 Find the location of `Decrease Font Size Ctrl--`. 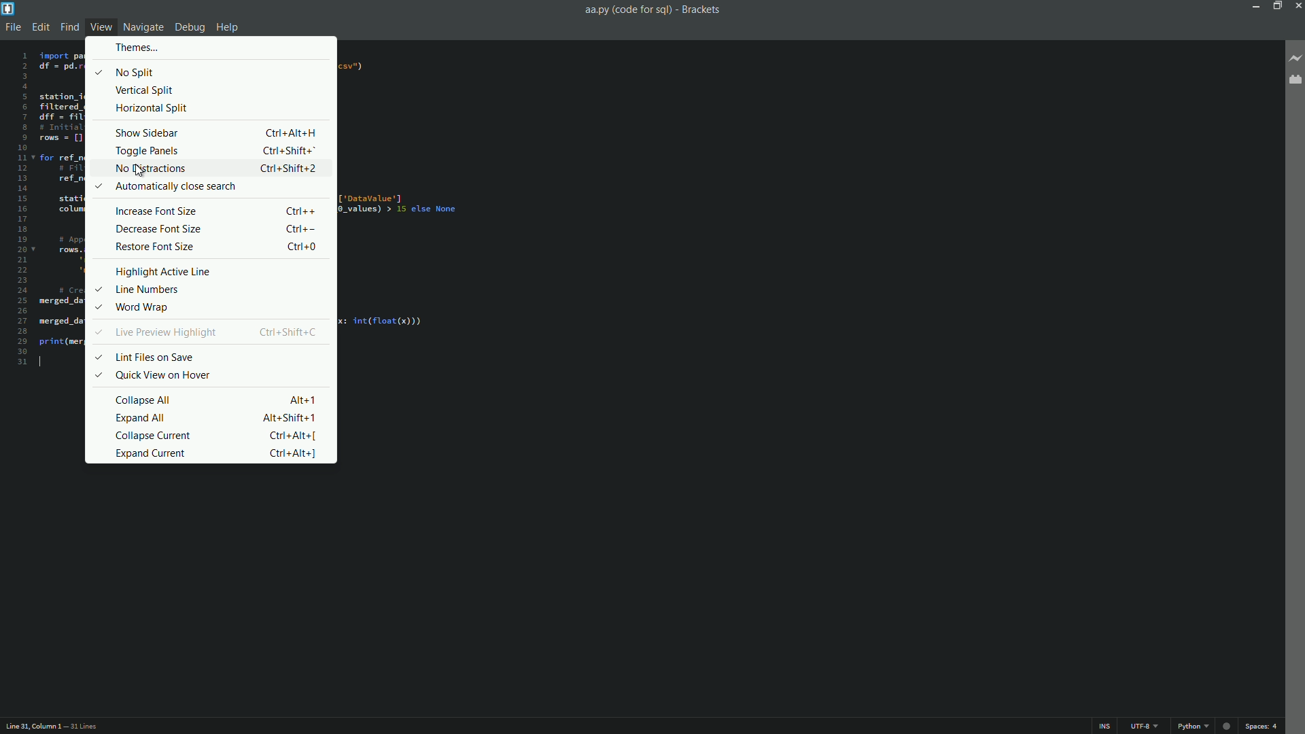

Decrease Font Size Ctrl-- is located at coordinates (216, 230).